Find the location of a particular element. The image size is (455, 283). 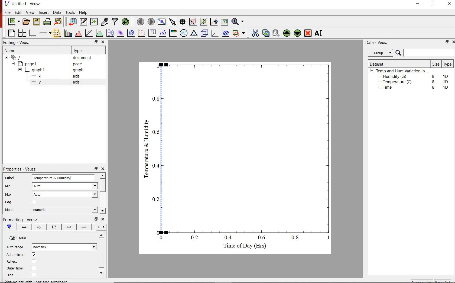

import data into Veusz is located at coordinates (72, 21).